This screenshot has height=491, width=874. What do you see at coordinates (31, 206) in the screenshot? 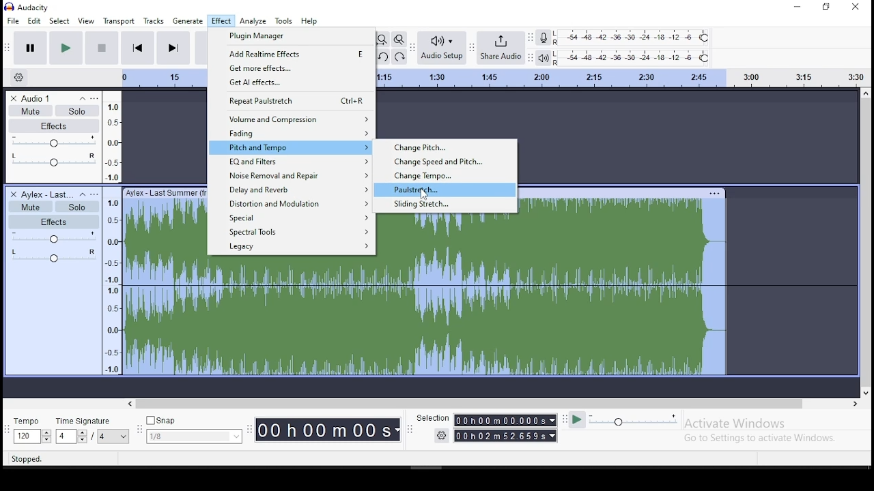
I see `mute/unmute` at bounding box center [31, 206].